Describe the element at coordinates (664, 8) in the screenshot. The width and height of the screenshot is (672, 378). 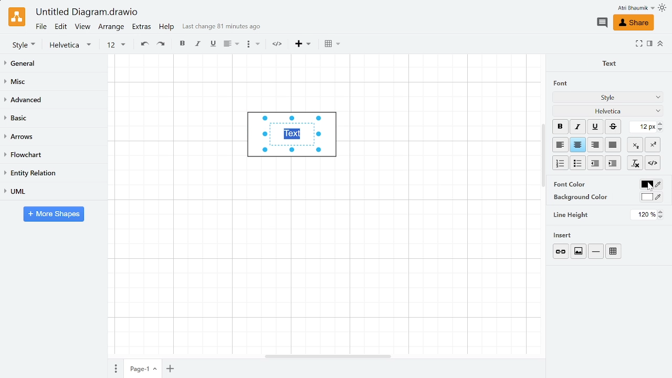
I see `Theme` at that location.